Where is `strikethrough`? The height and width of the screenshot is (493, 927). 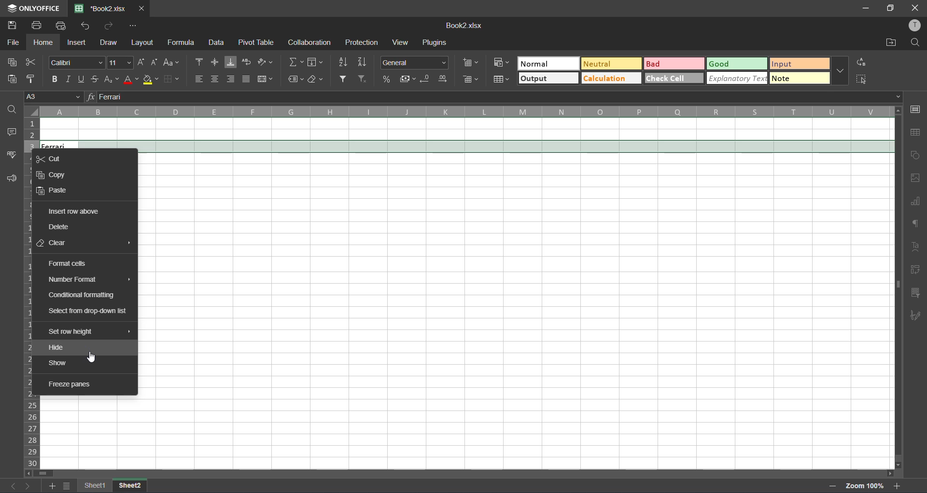
strikethrough is located at coordinates (95, 78).